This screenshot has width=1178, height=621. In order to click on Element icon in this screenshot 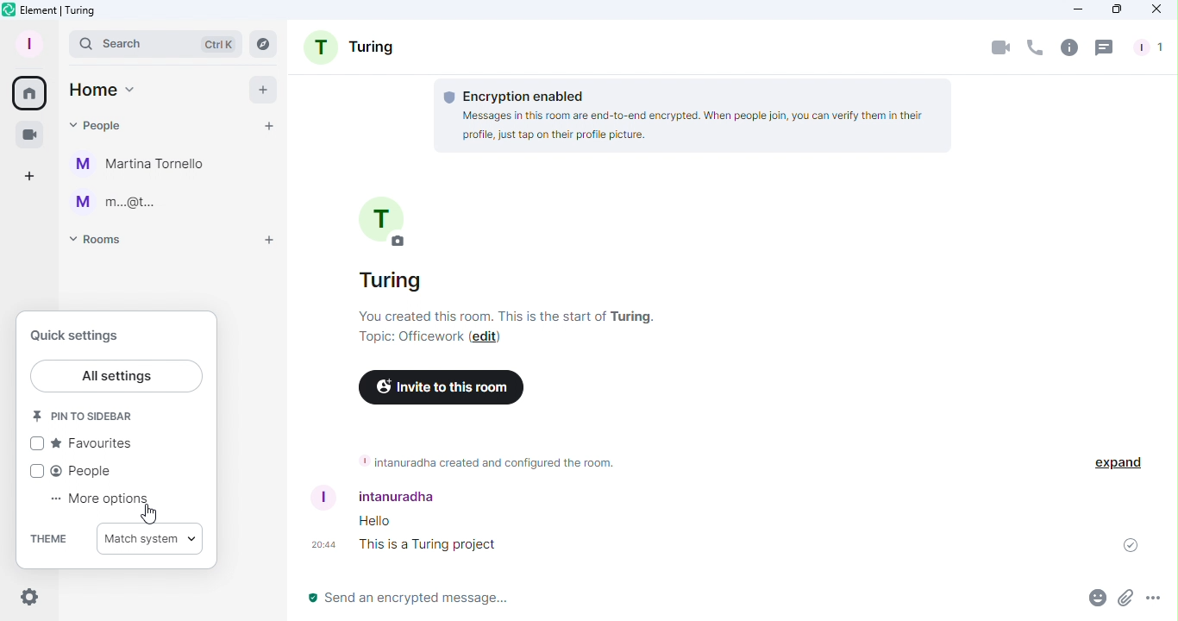, I will do `click(72, 11)`.